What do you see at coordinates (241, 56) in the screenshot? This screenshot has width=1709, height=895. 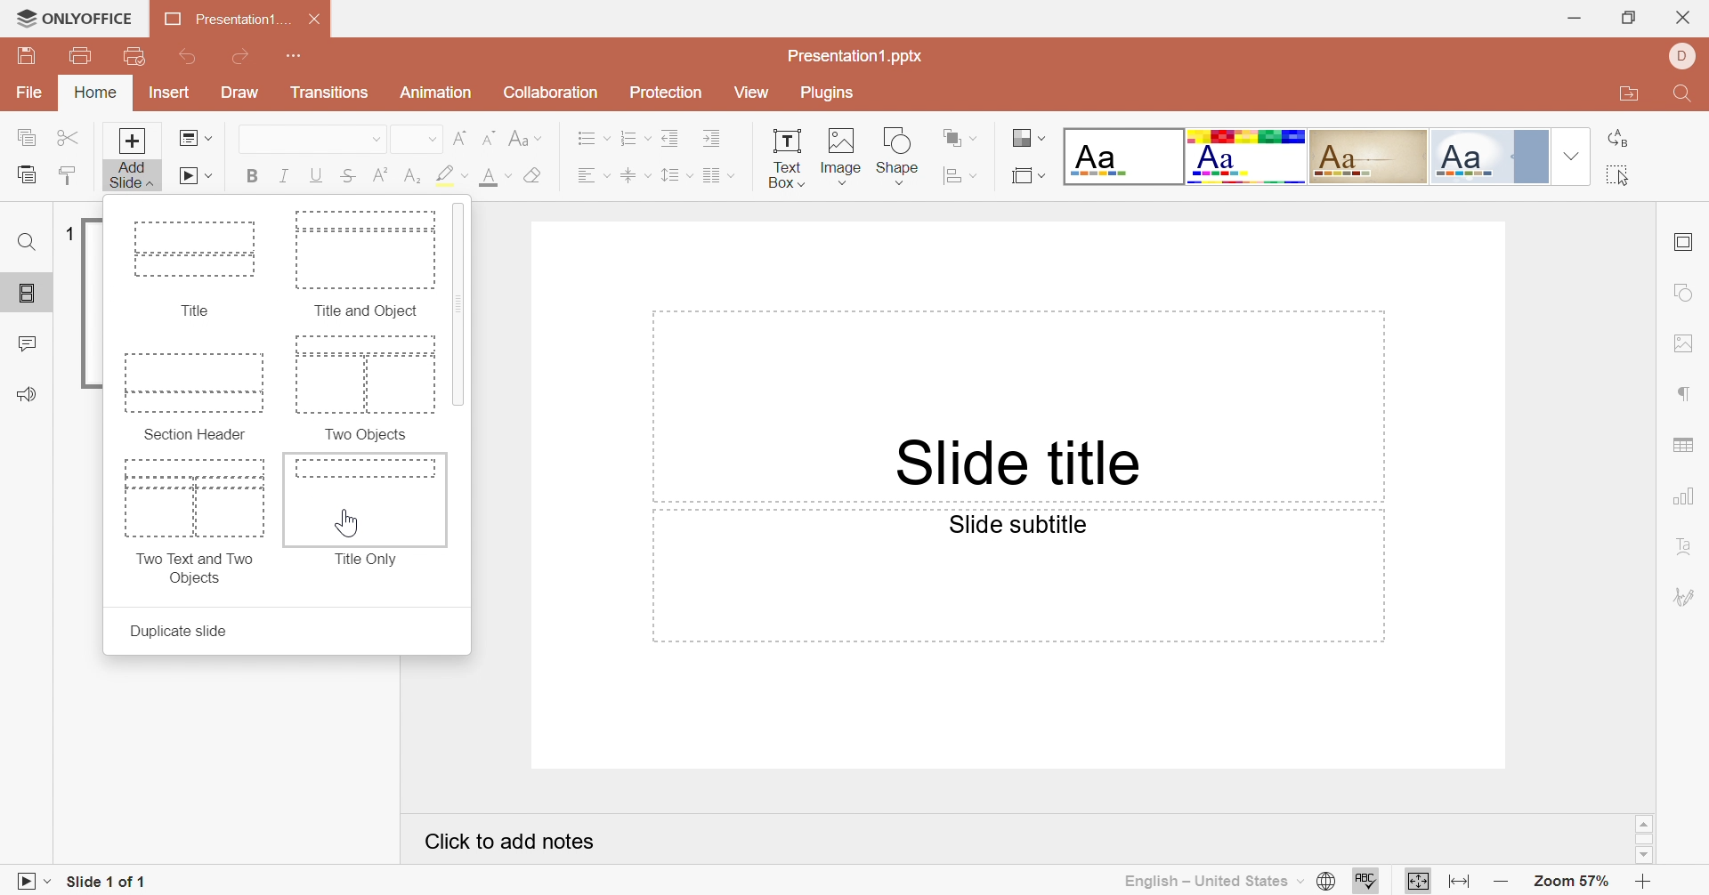 I see `Redo` at bounding box center [241, 56].